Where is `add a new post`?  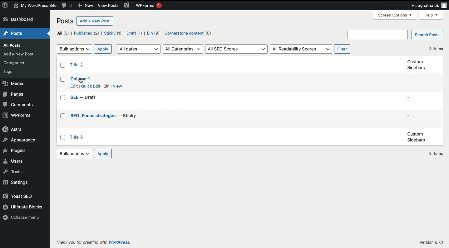 add a new post is located at coordinates (19, 54).